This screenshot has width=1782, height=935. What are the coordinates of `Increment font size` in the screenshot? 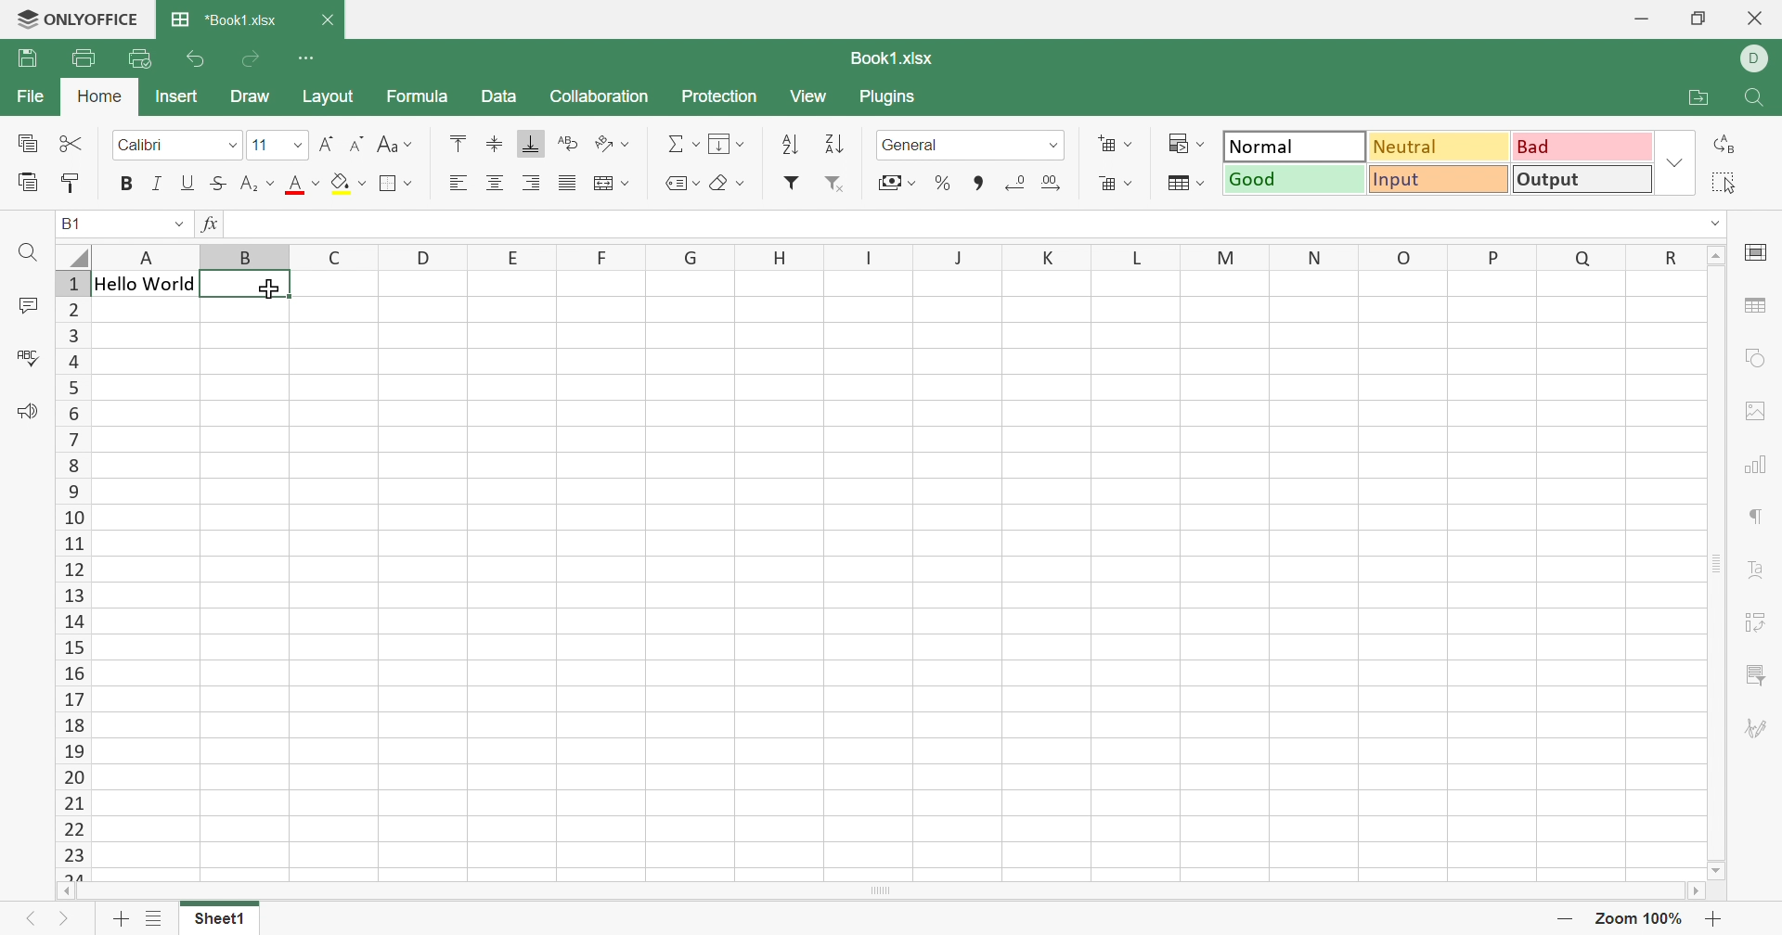 It's located at (329, 144).